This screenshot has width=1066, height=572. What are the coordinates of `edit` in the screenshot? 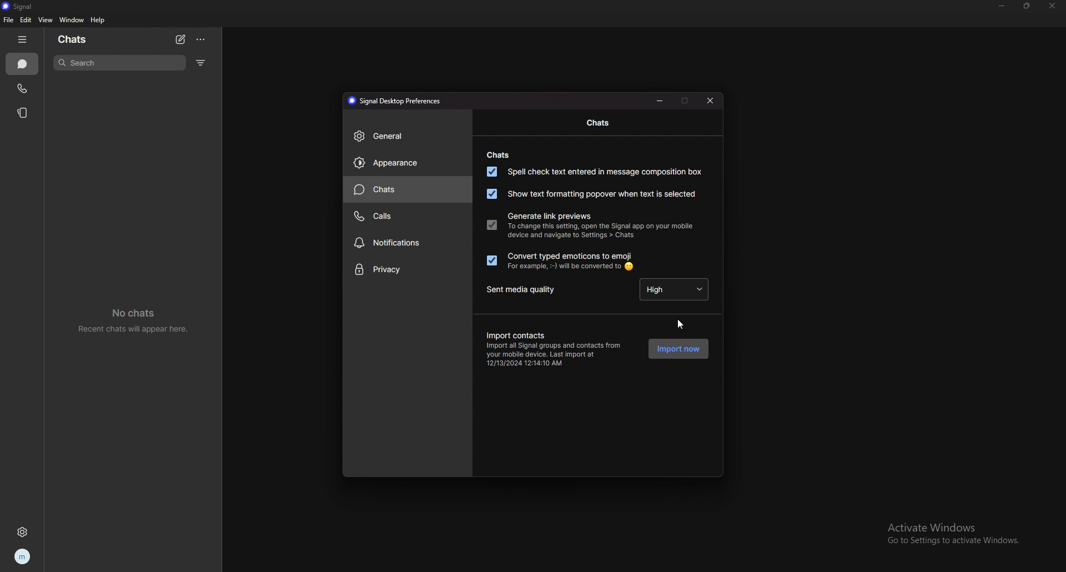 It's located at (27, 19).